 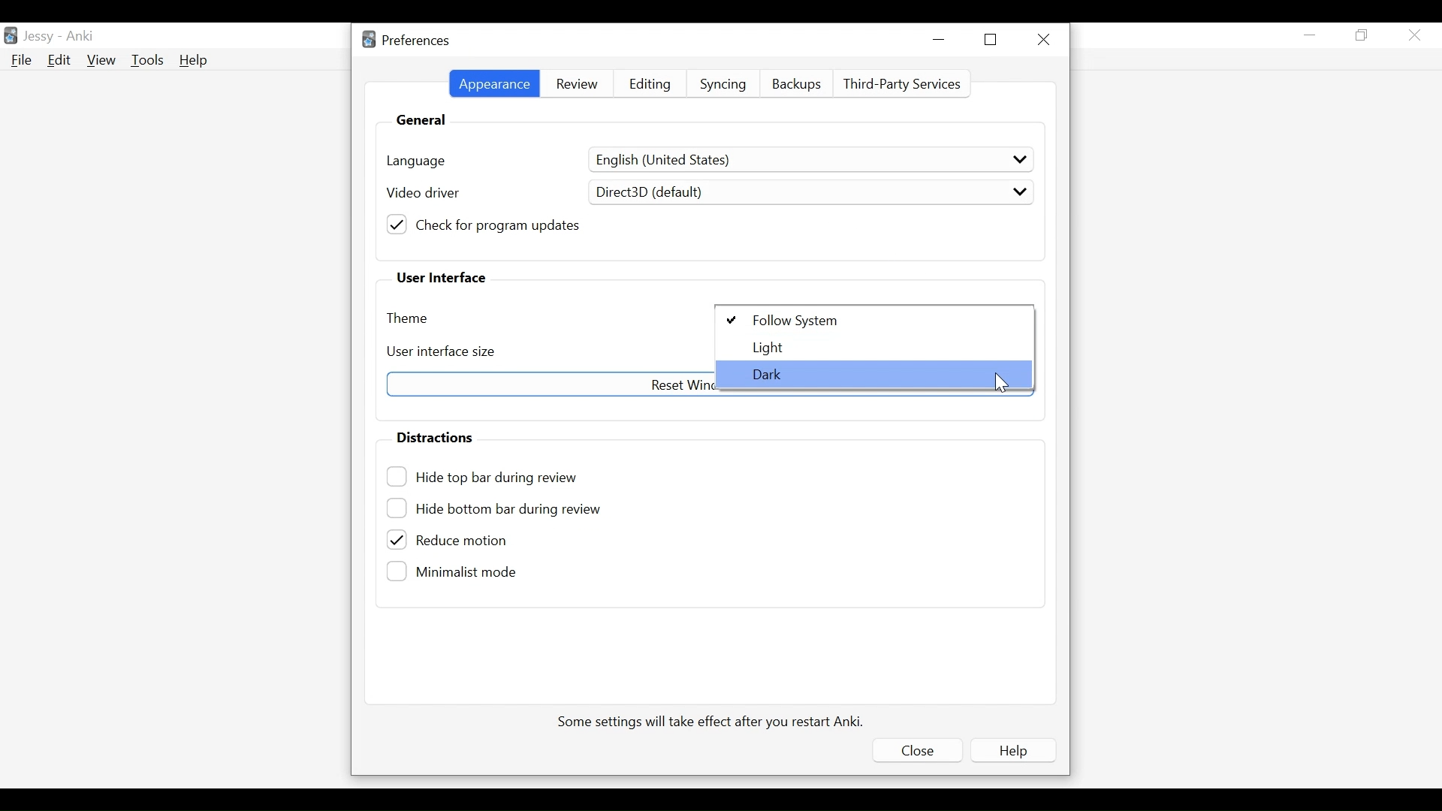 I want to click on Review, so click(x=575, y=86).